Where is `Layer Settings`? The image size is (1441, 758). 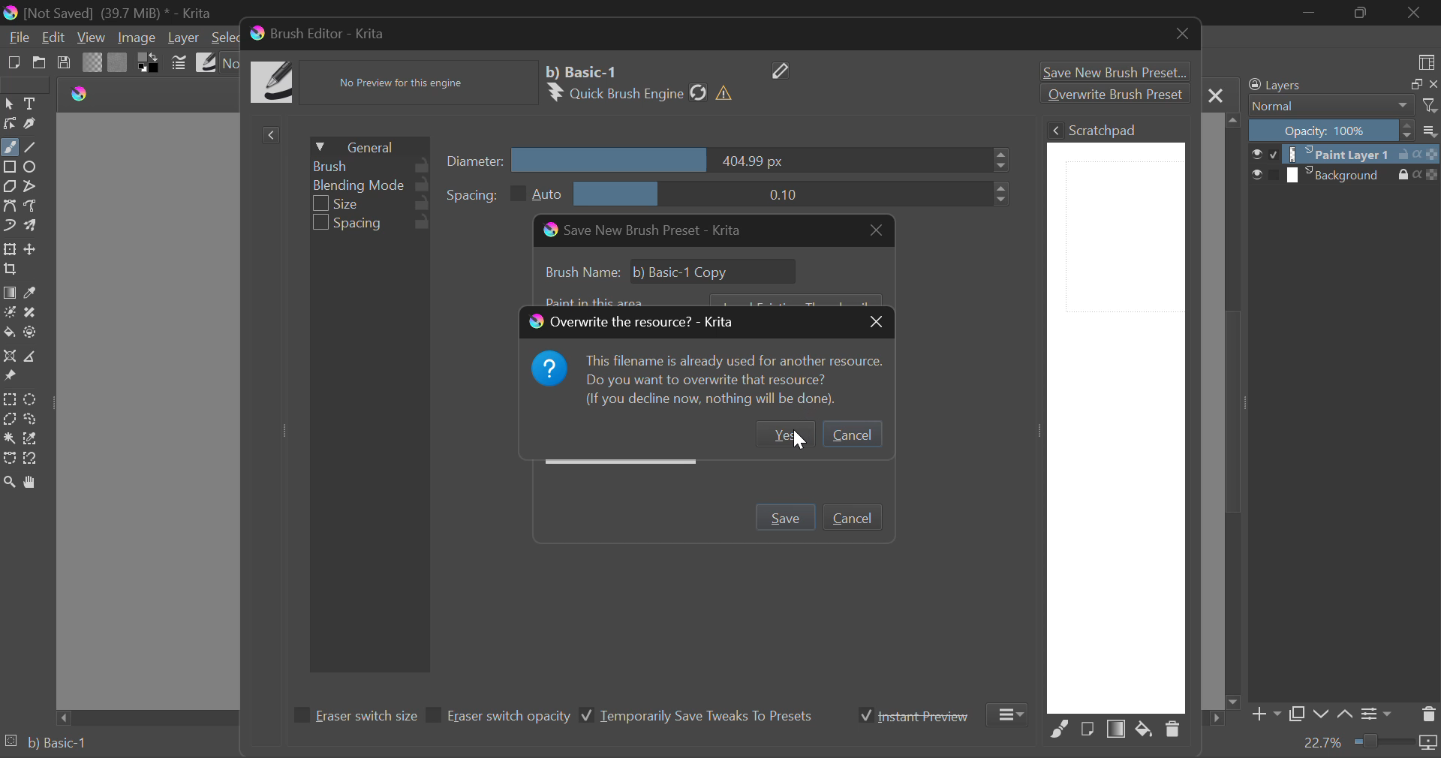 Layer Settings is located at coordinates (1378, 714).